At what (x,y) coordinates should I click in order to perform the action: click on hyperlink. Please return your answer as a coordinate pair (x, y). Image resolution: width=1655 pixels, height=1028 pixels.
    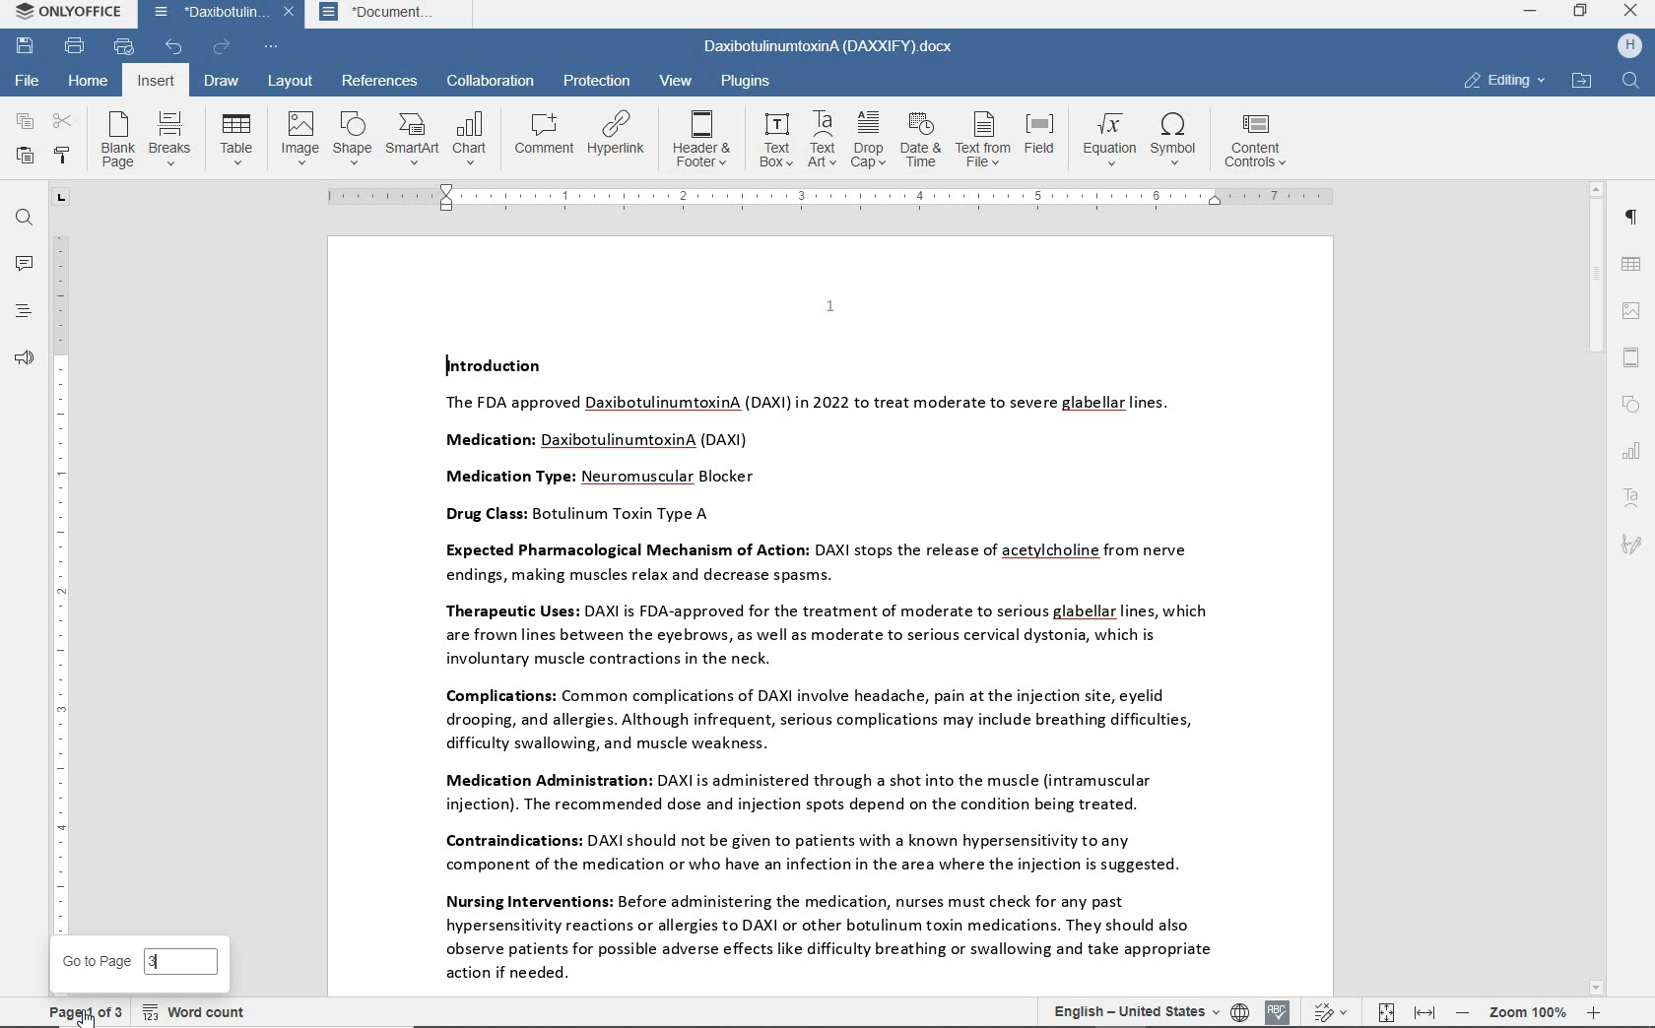
    Looking at the image, I should click on (618, 133).